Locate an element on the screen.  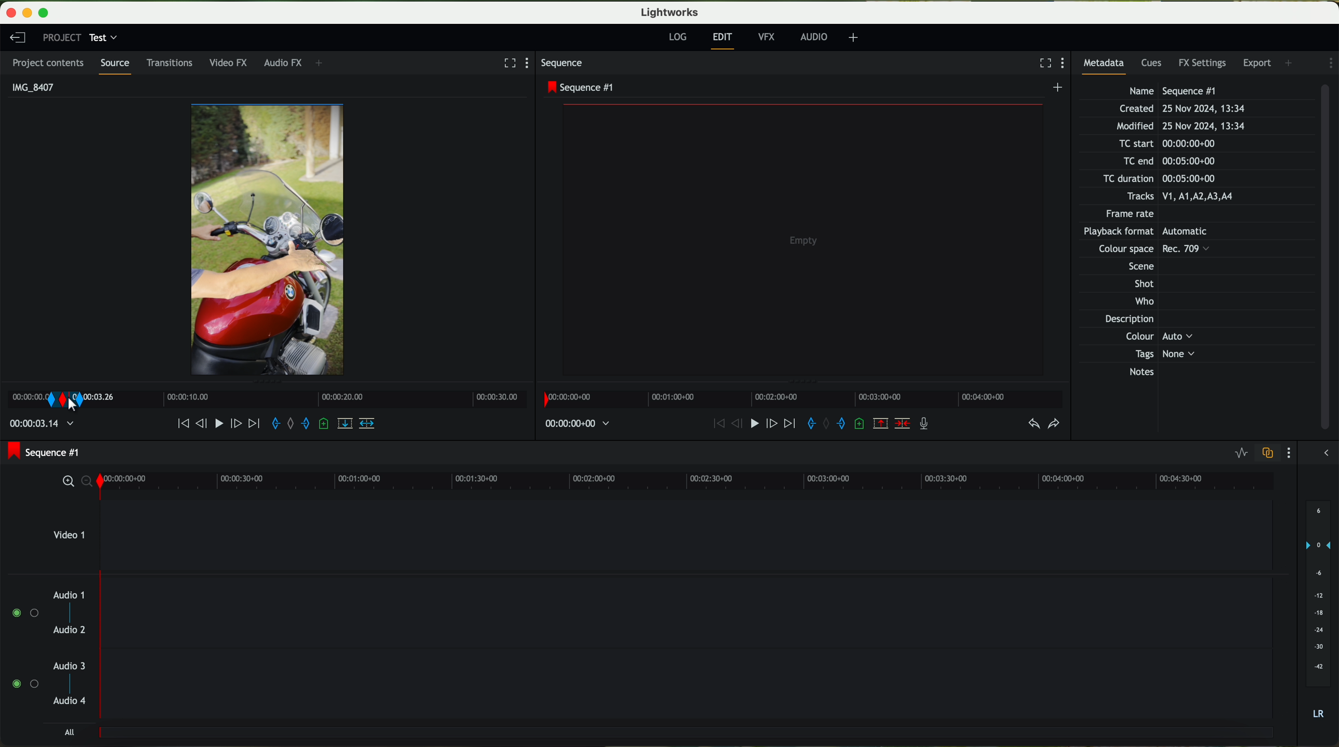
transition is located at coordinates (63, 399).